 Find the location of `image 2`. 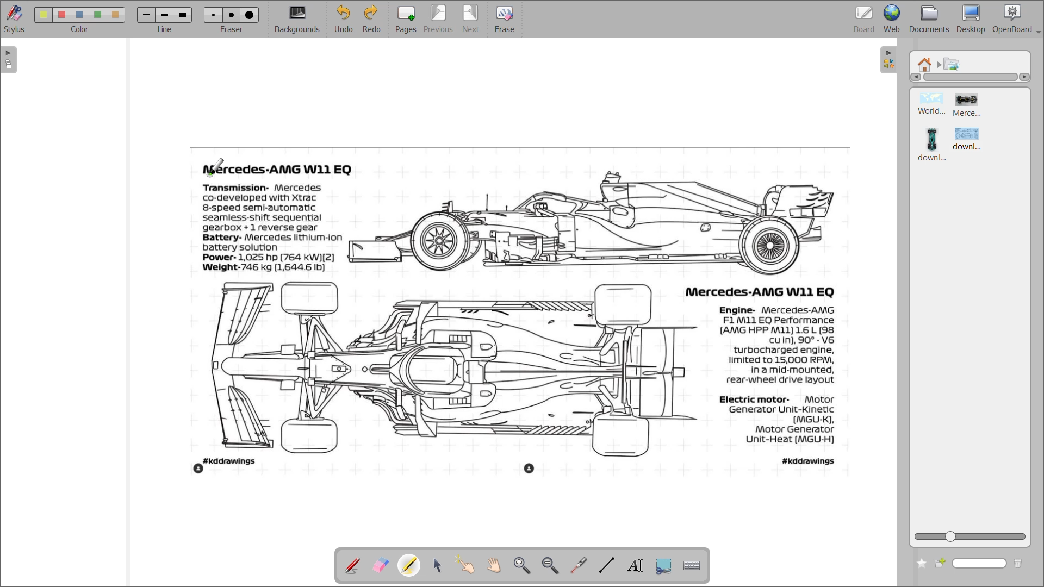

image 2 is located at coordinates (967, 107).